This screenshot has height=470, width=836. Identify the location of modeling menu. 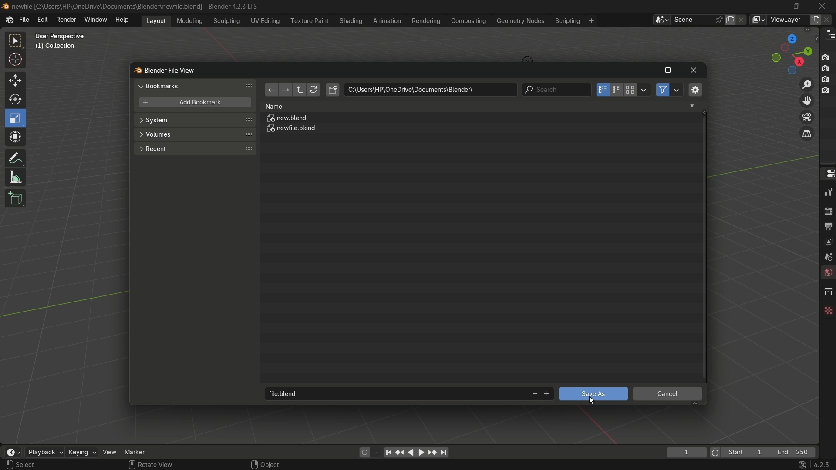
(190, 20).